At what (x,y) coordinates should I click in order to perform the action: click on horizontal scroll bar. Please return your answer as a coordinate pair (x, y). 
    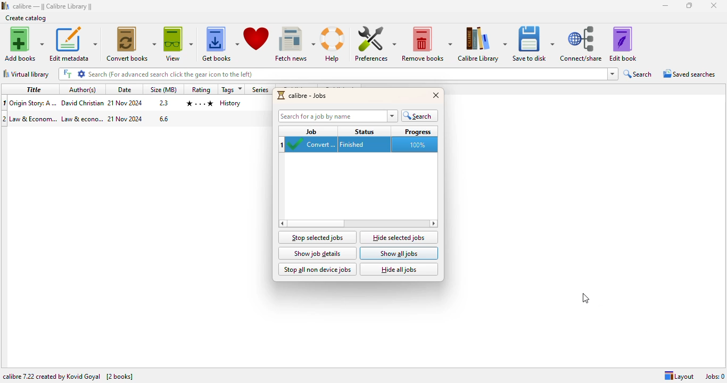
    Looking at the image, I should click on (316, 223).